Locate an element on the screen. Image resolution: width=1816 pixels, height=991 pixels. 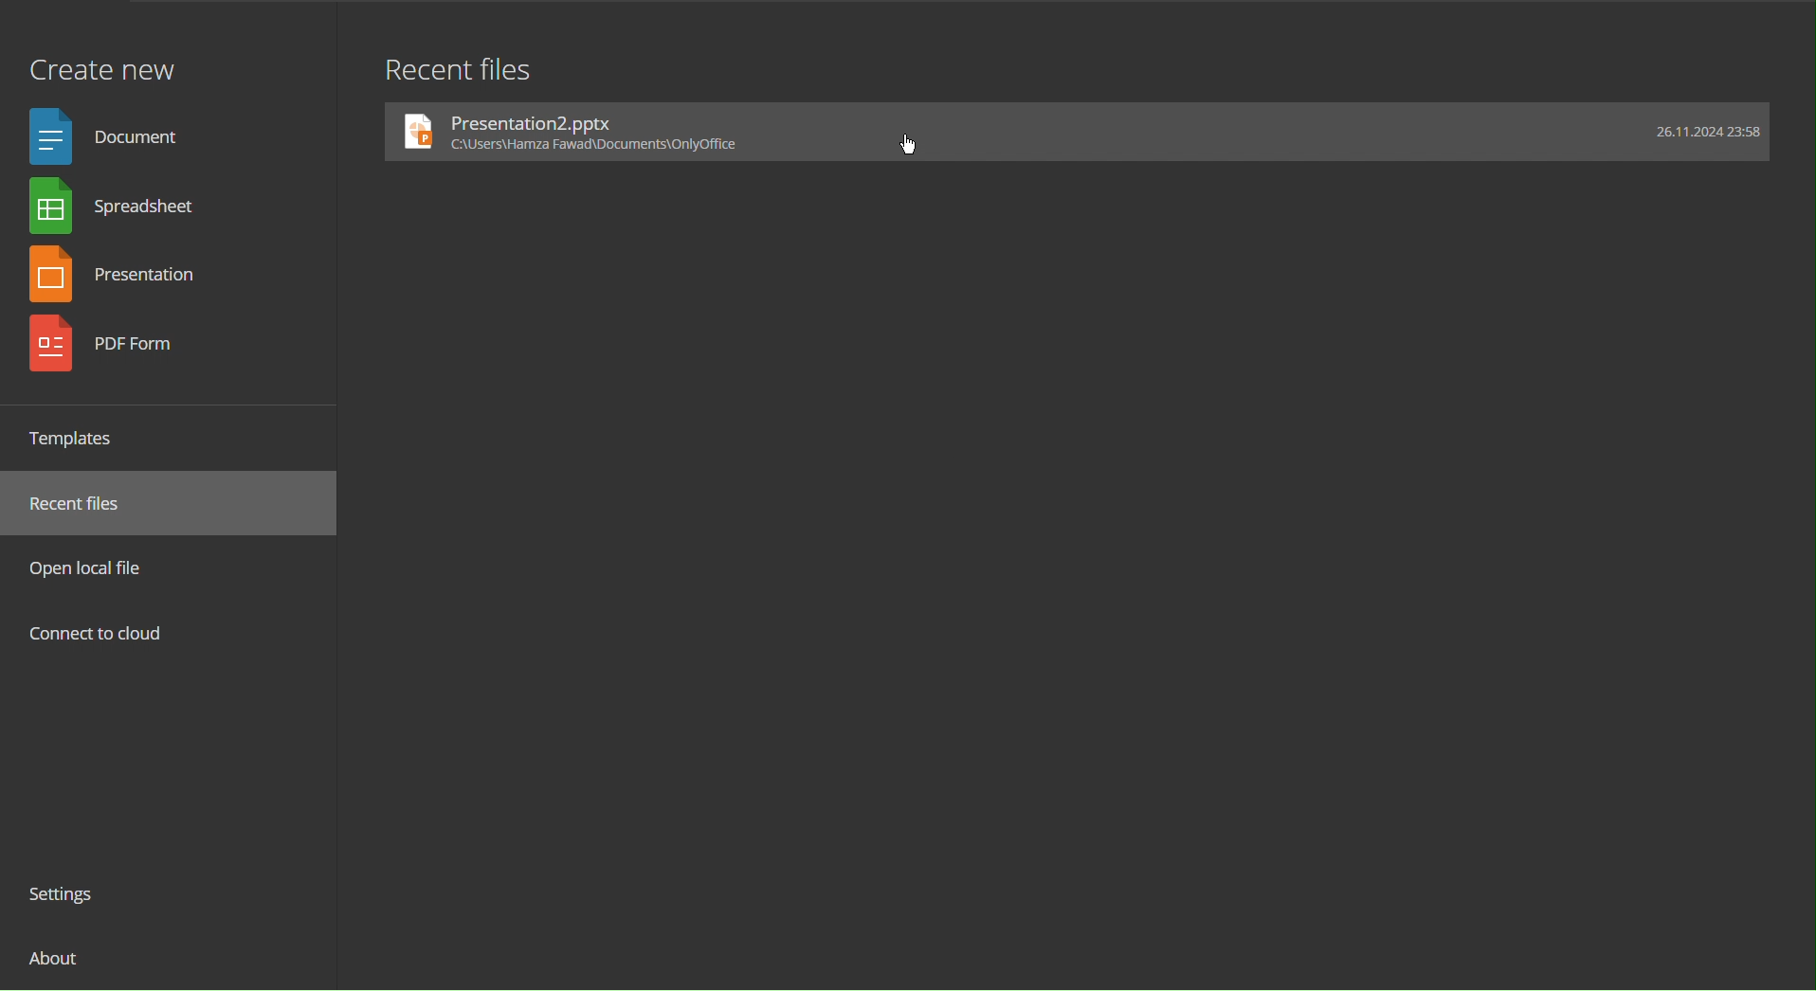
Create New is located at coordinates (101, 60).